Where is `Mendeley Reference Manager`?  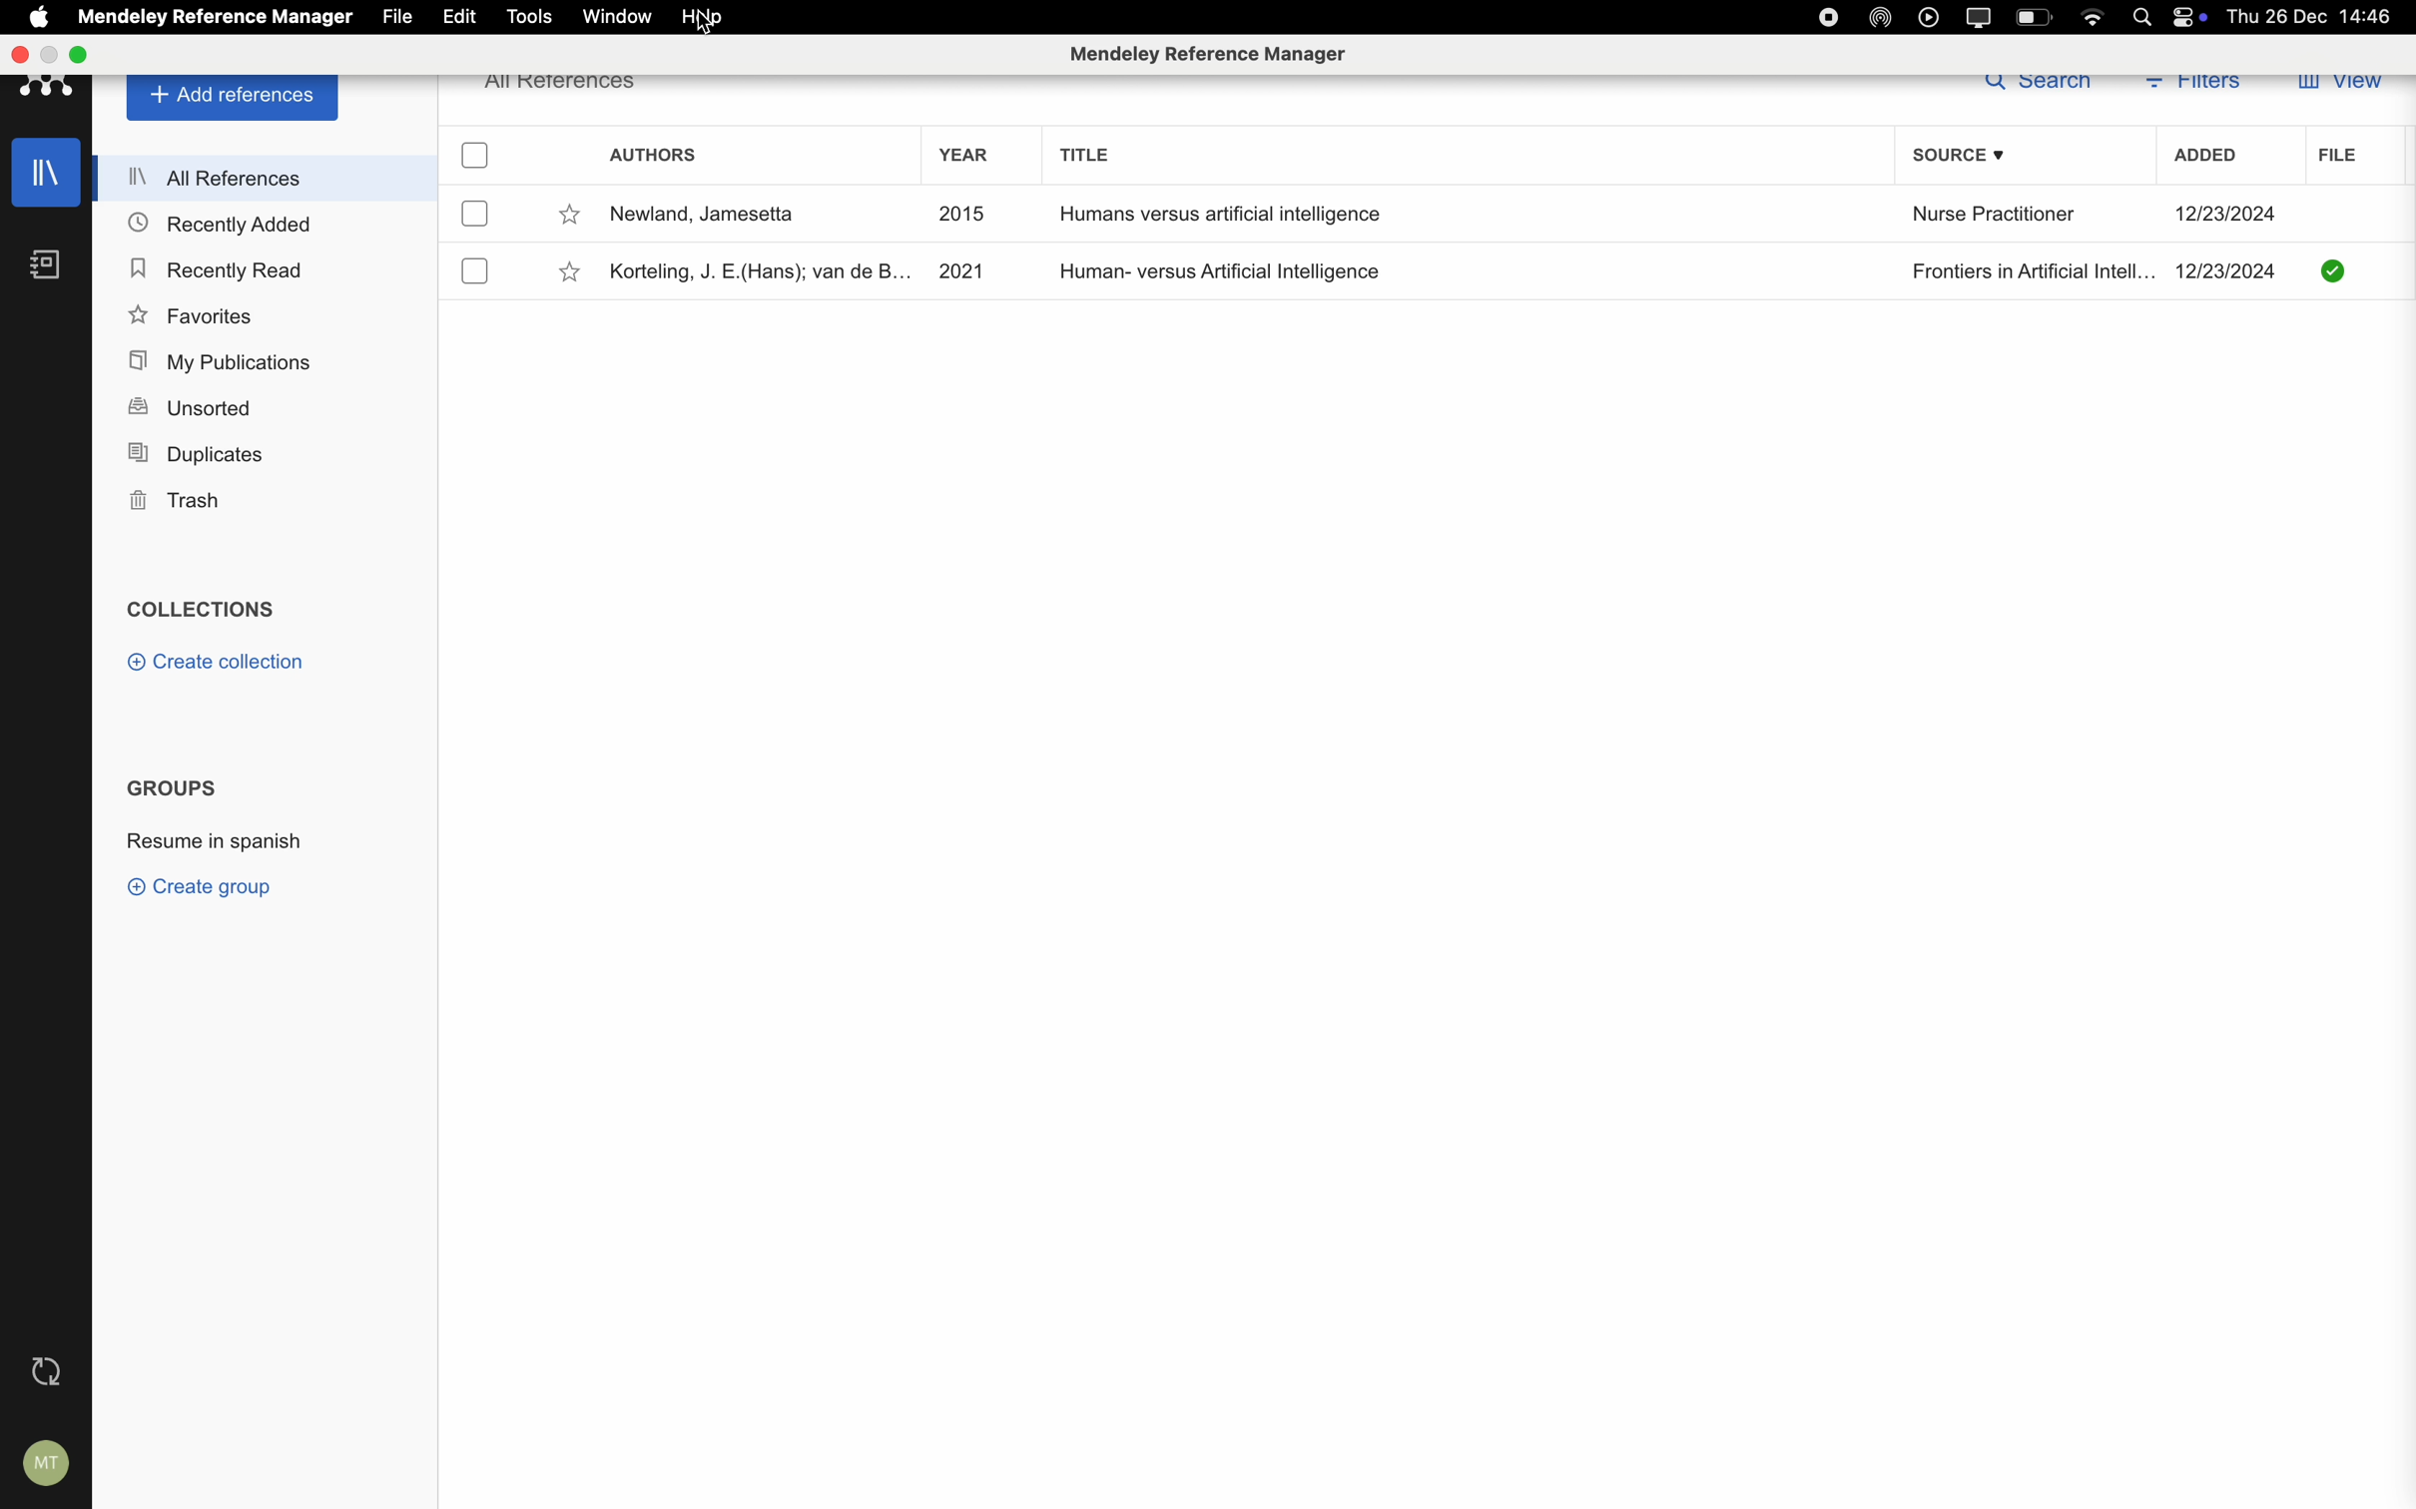 Mendeley Reference Manager is located at coordinates (219, 18).